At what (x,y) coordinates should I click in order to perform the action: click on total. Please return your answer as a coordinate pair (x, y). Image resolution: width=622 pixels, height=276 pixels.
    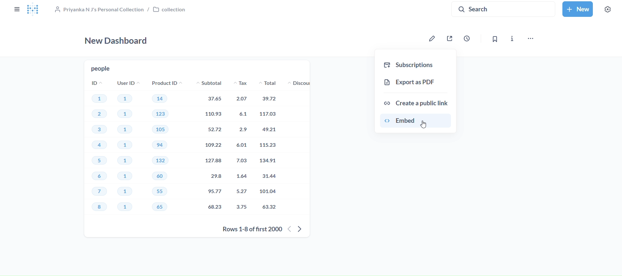
    Looking at the image, I should click on (271, 148).